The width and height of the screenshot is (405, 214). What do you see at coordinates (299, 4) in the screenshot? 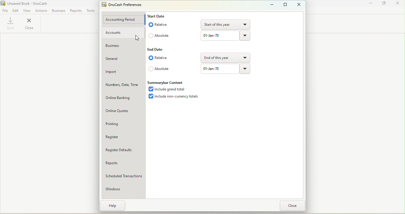
I see `Close` at bounding box center [299, 4].